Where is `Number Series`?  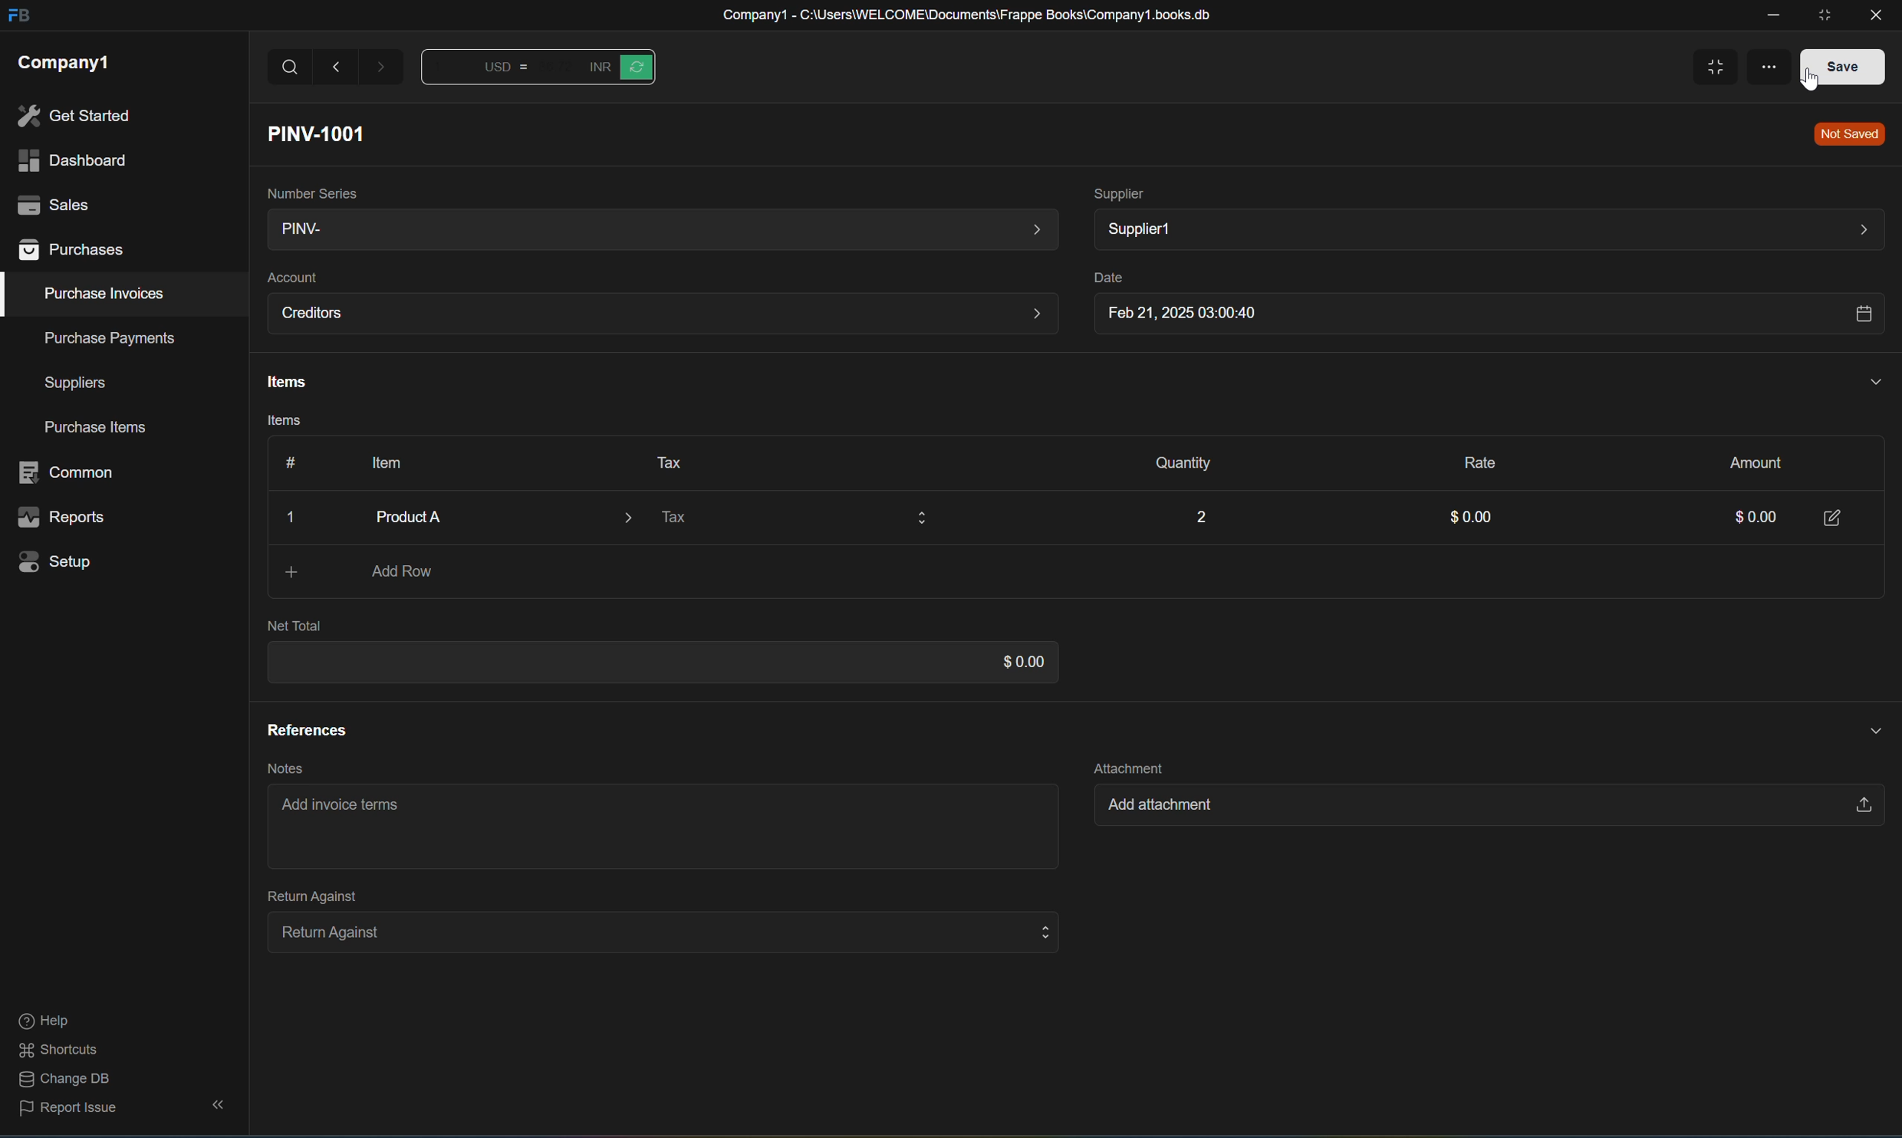
Number Series is located at coordinates (308, 190).